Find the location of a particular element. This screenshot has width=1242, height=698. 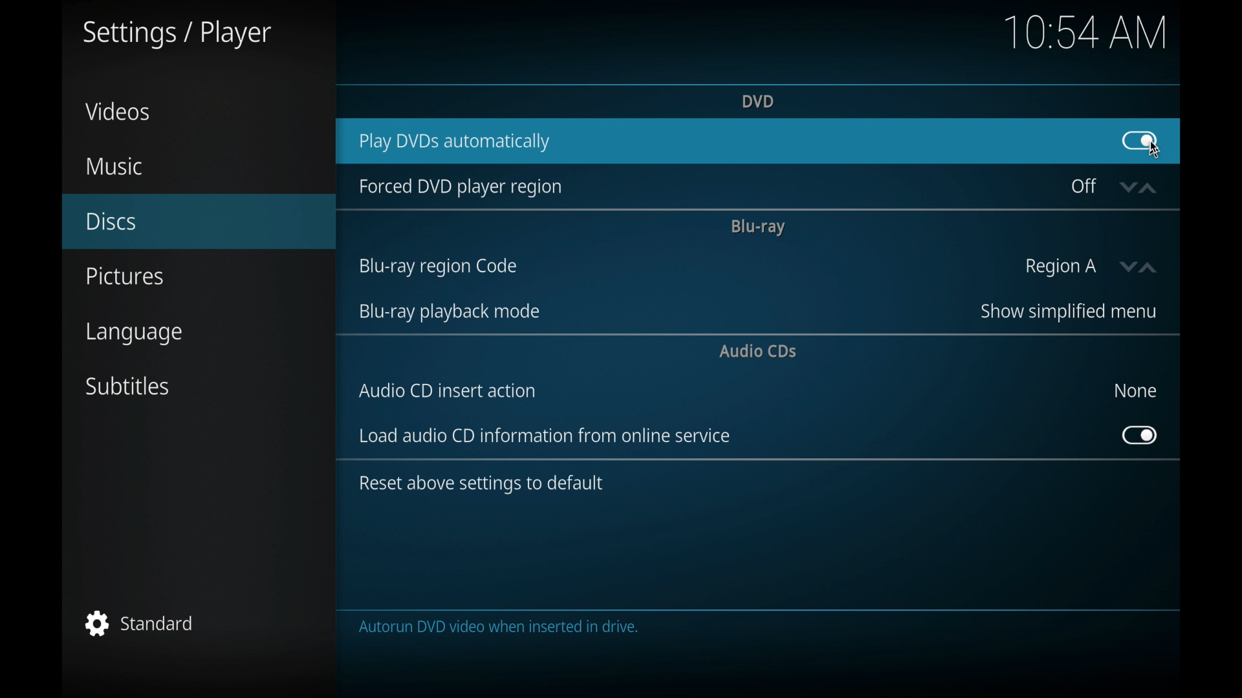

music is located at coordinates (113, 167).